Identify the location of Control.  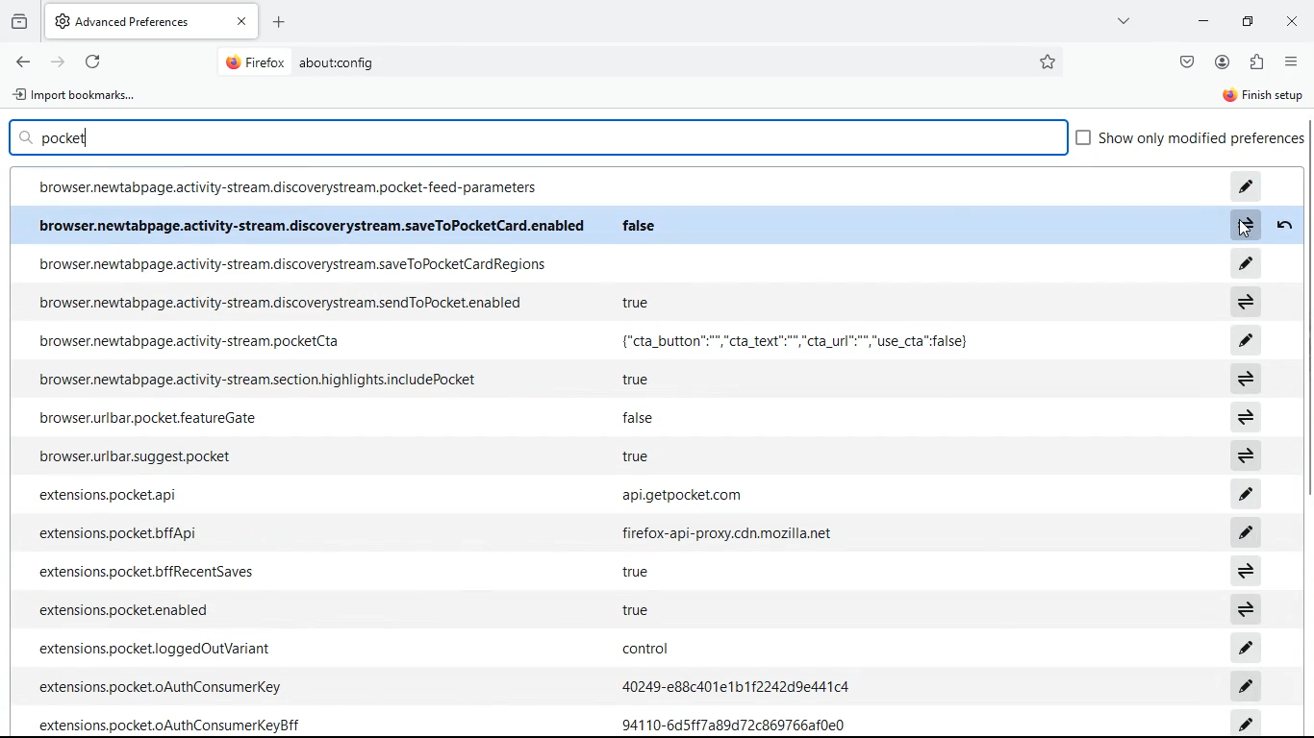
(654, 647).